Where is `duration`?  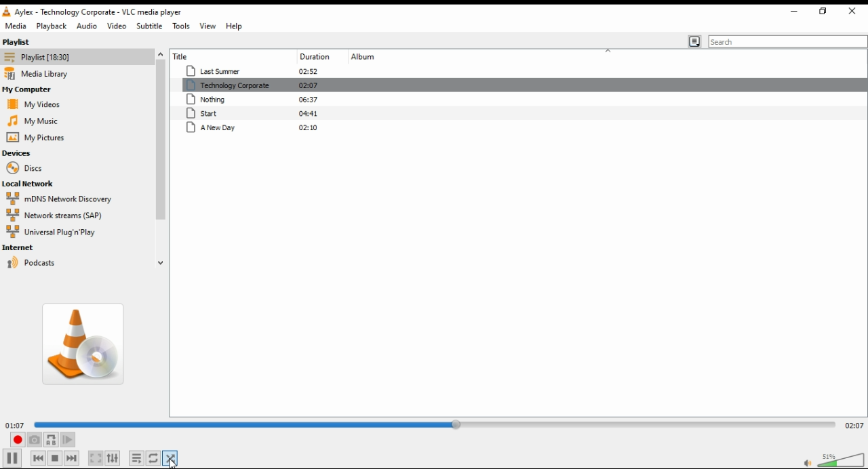 duration is located at coordinates (315, 56).